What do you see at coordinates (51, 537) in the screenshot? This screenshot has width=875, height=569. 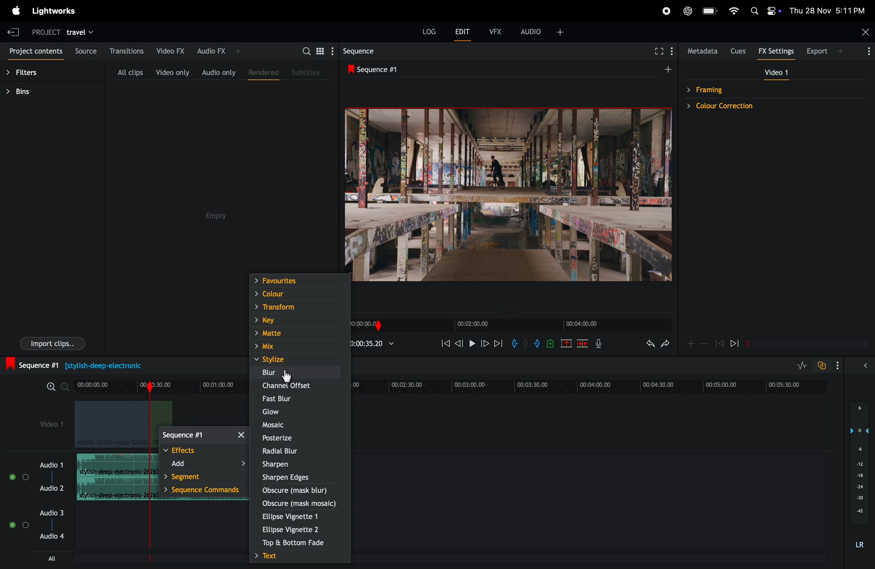 I see `Audio 4` at bounding box center [51, 537].